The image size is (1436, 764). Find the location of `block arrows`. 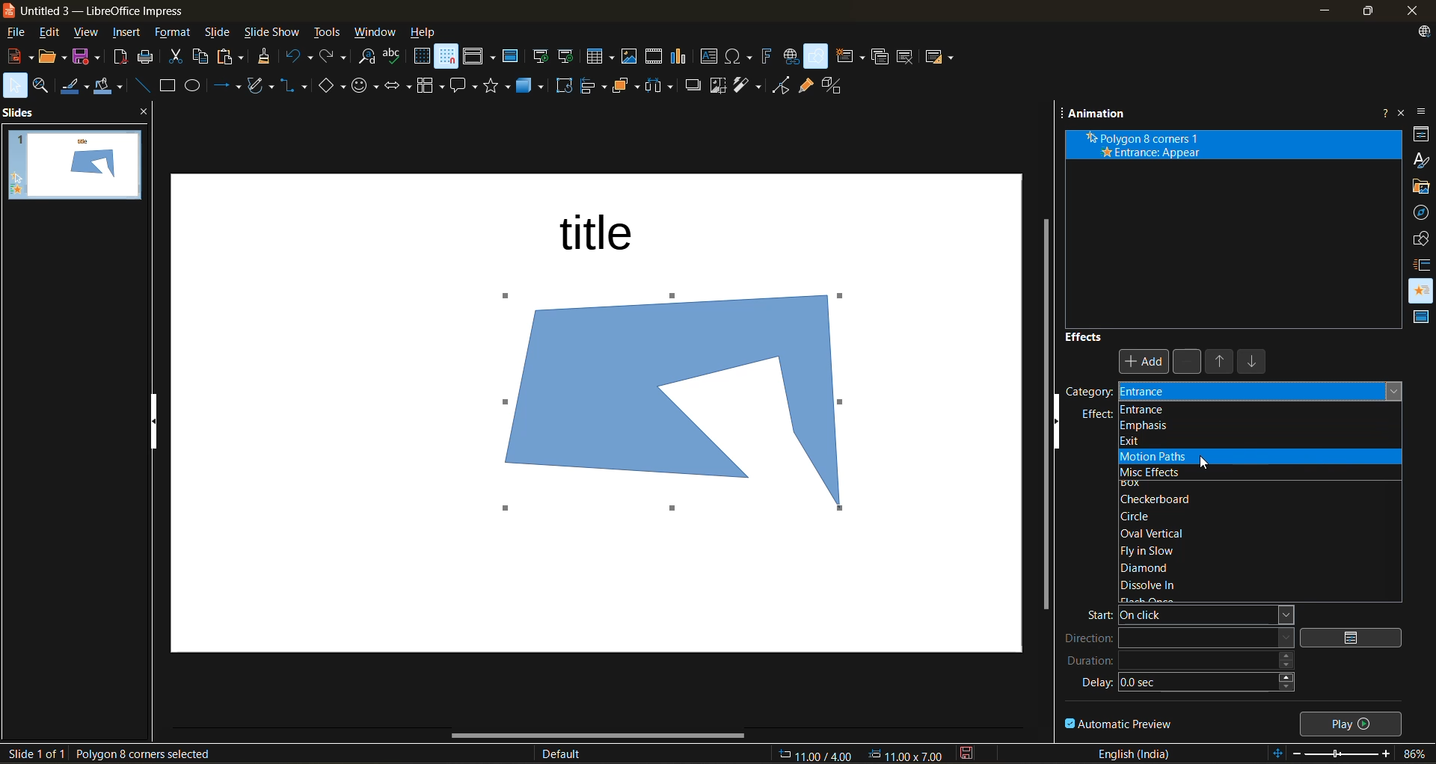

block arrows is located at coordinates (399, 87).